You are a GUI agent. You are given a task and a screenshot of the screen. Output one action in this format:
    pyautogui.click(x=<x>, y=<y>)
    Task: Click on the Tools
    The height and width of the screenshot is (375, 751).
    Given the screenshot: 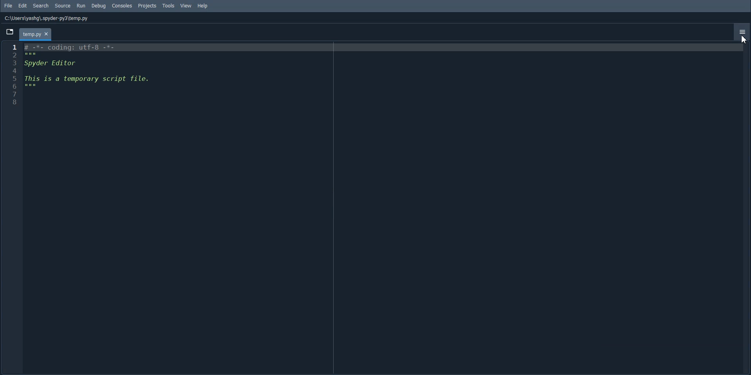 What is the action you would take?
    pyautogui.click(x=169, y=5)
    